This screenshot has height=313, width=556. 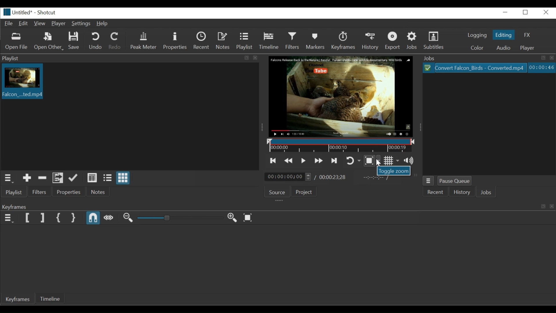 What do you see at coordinates (277, 192) in the screenshot?
I see `Source` at bounding box center [277, 192].